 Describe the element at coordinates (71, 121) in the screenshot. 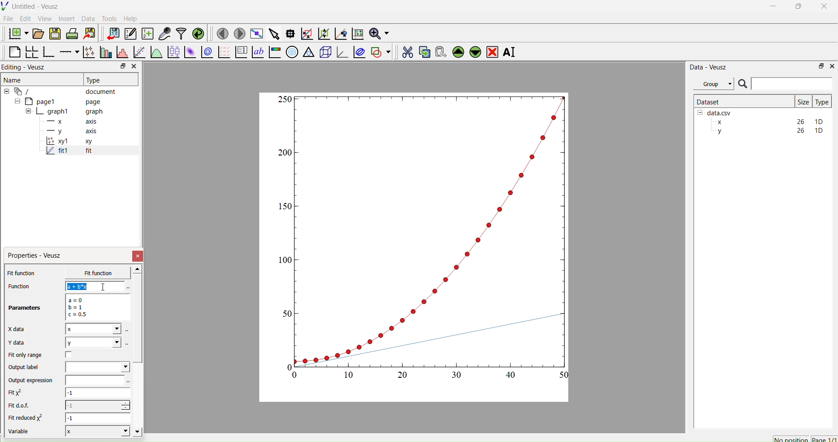

I see `x axis` at that location.